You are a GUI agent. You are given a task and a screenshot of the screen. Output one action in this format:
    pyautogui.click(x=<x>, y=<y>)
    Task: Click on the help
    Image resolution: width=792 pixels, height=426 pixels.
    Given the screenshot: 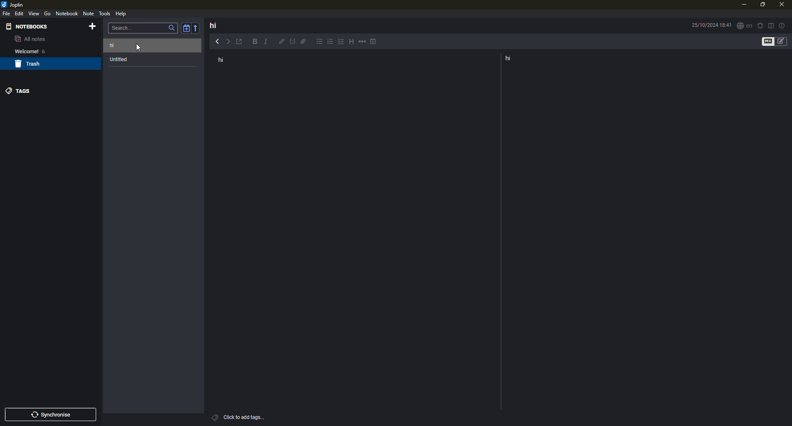 What is the action you would take?
    pyautogui.click(x=121, y=13)
    